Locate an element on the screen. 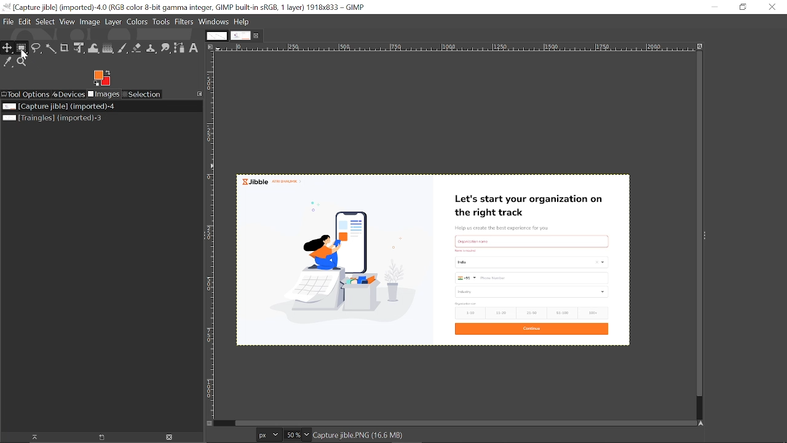  Current image is located at coordinates (433, 260).